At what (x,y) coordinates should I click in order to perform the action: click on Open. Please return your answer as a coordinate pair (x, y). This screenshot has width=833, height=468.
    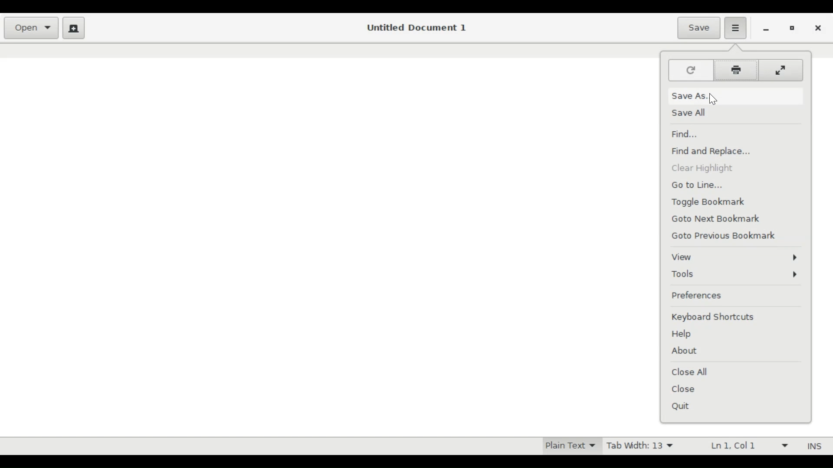
    Looking at the image, I should click on (32, 28).